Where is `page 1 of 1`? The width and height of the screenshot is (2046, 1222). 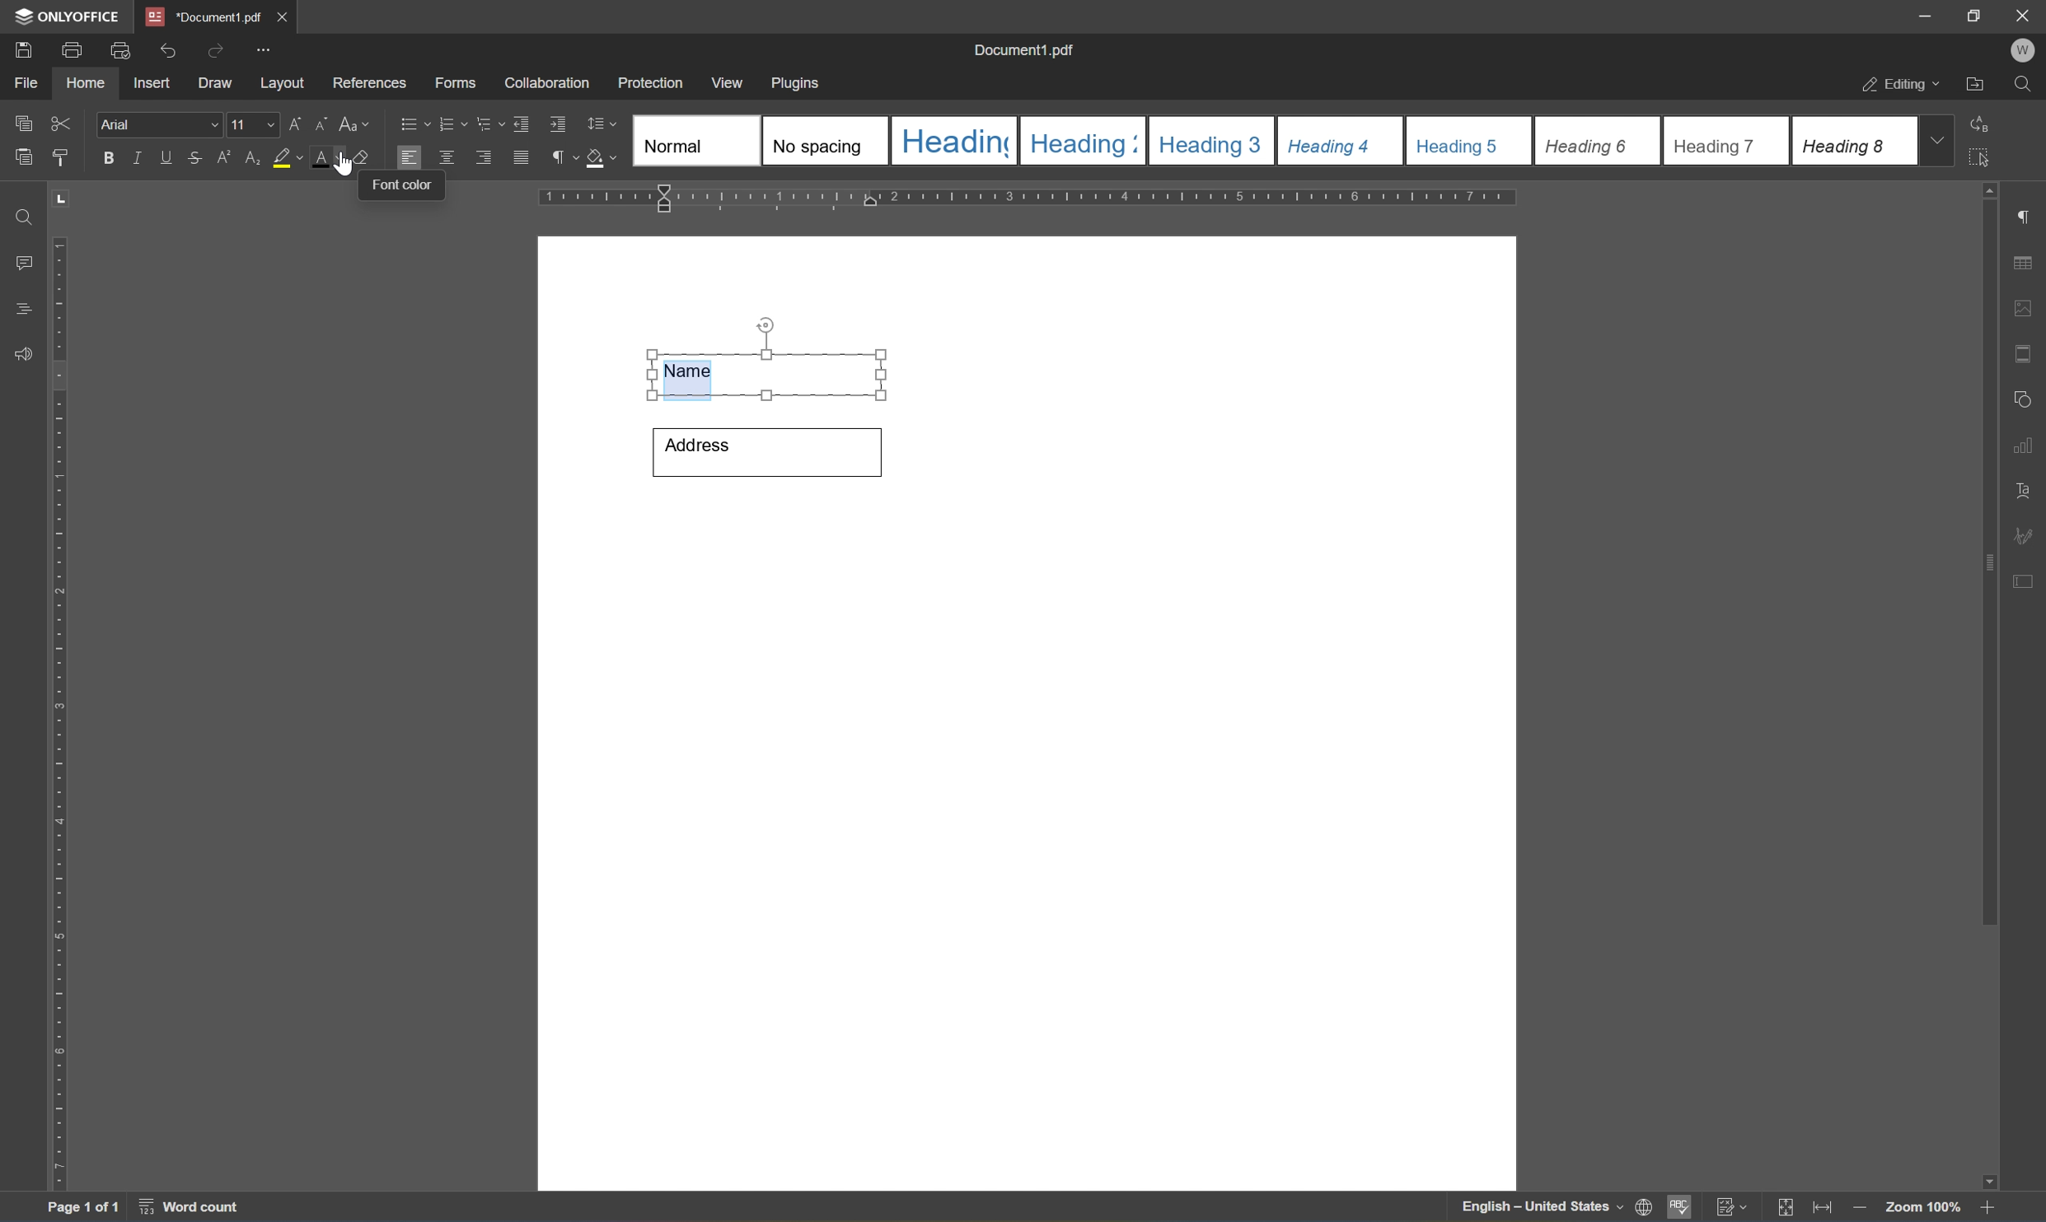
page 1 of 1 is located at coordinates (87, 1208).